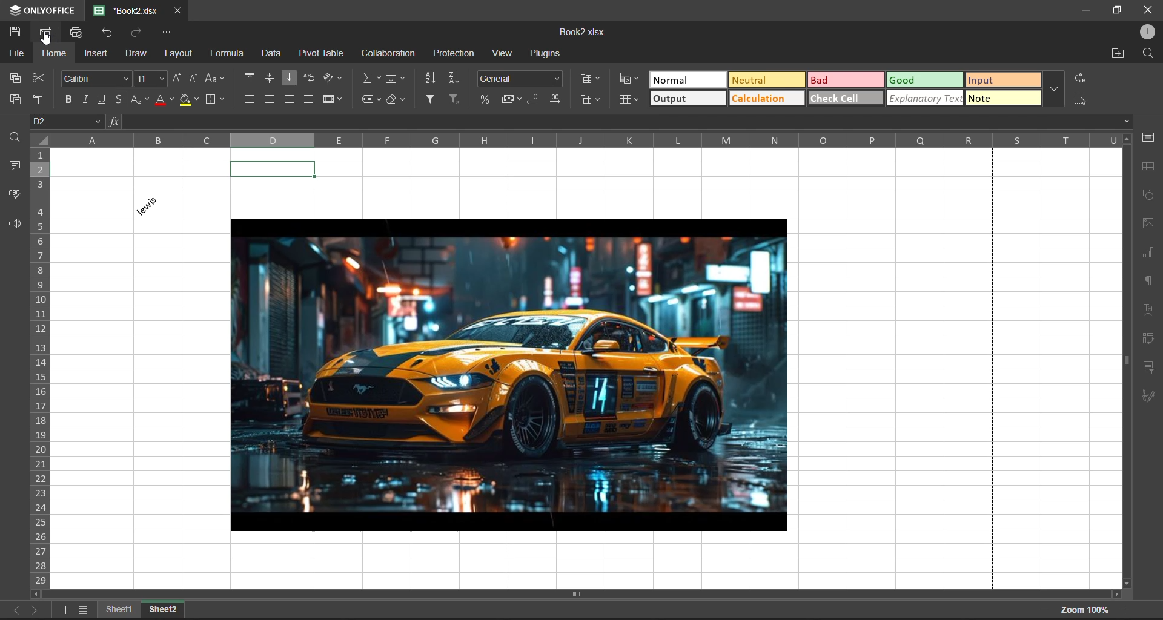 The image size is (1163, 620). What do you see at coordinates (251, 78) in the screenshot?
I see `align top` at bounding box center [251, 78].